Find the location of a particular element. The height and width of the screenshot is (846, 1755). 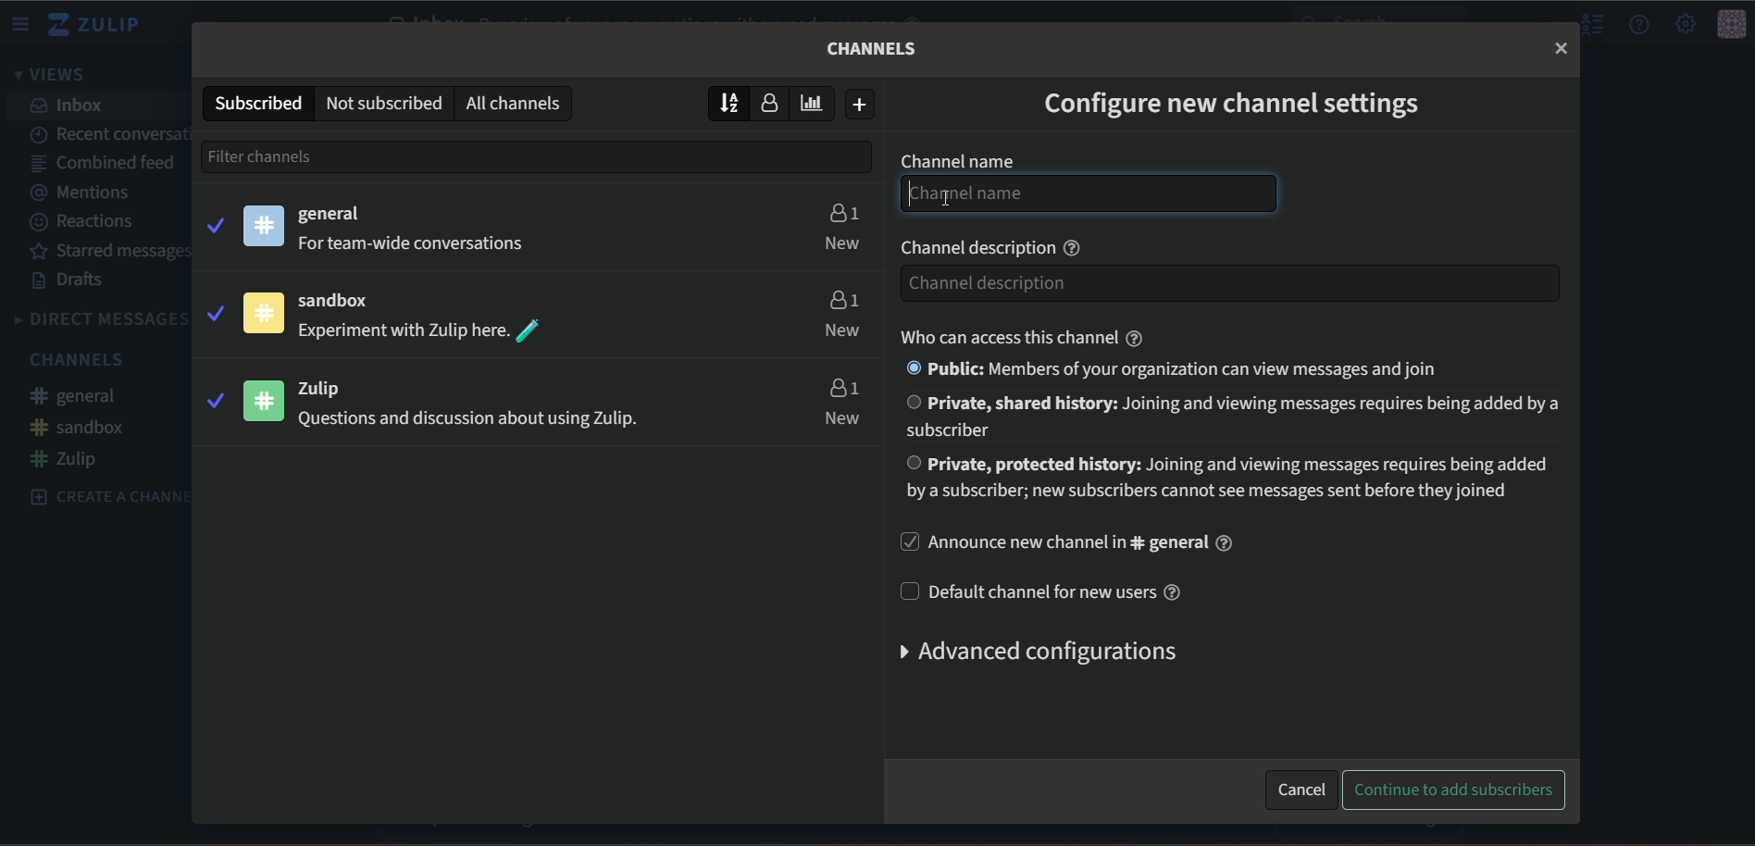

sandbox is located at coordinates (344, 302).